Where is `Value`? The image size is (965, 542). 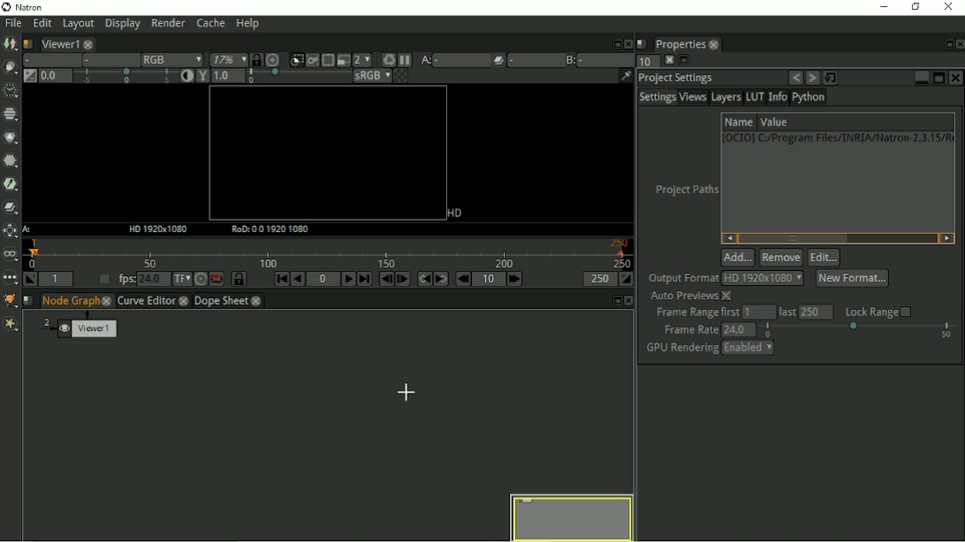
Value is located at coordinates (774, 123).